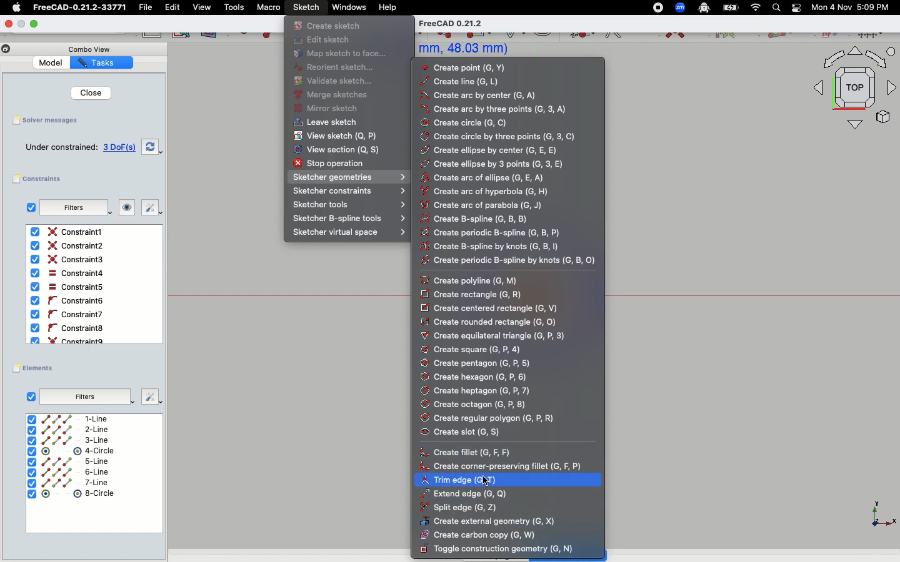 Image resolution: width=900 pixels, height=562 pixels. I want to click on Search, so click(776, 7).